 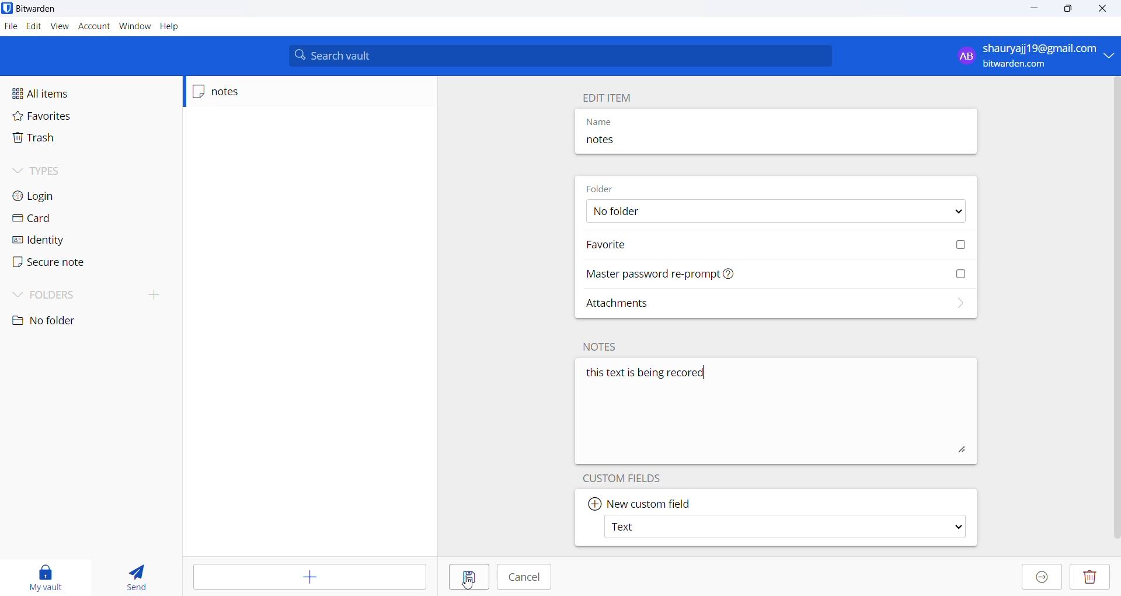 I want to click on notes, so click(x=243, y=92).